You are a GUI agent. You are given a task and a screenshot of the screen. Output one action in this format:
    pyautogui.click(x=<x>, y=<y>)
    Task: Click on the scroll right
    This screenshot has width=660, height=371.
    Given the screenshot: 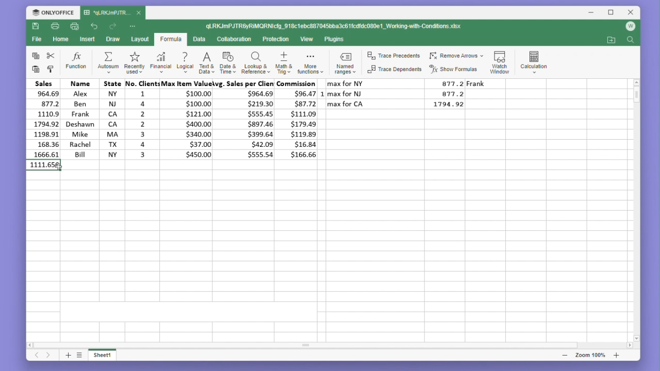 What is the action you would take?
    pyautogui.click(x=630, y=346)
    